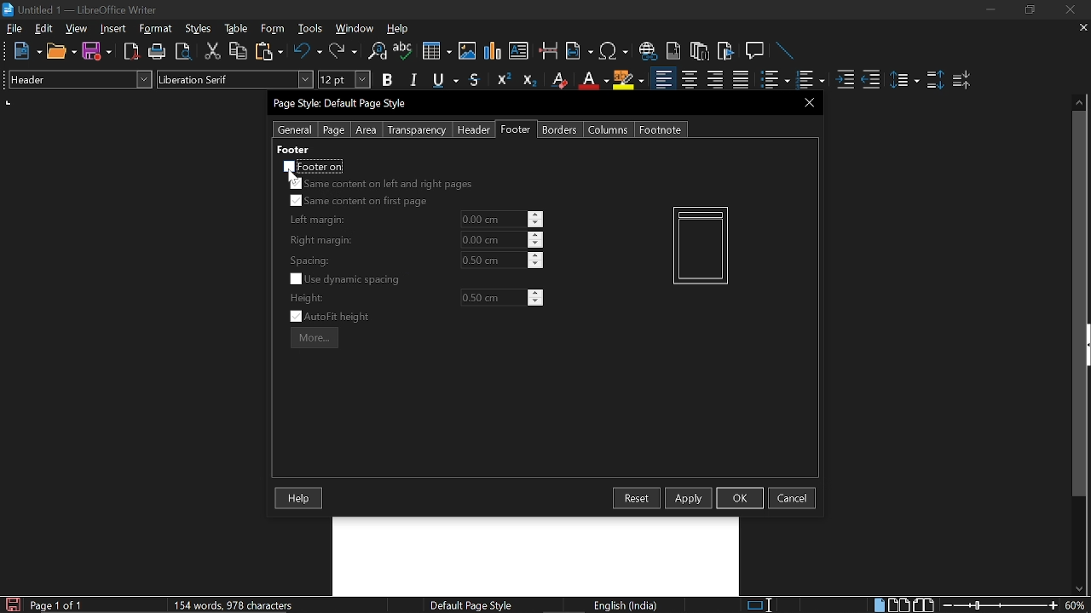 The width and height of the screenshot is (1091, 613). I want to click on Copy, so click(237, 51).